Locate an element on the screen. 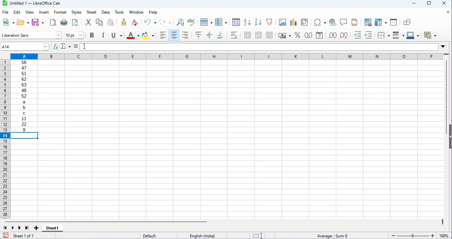 This screenshot has height=239, width=452. selected cell is located at coordinates (24, 135).